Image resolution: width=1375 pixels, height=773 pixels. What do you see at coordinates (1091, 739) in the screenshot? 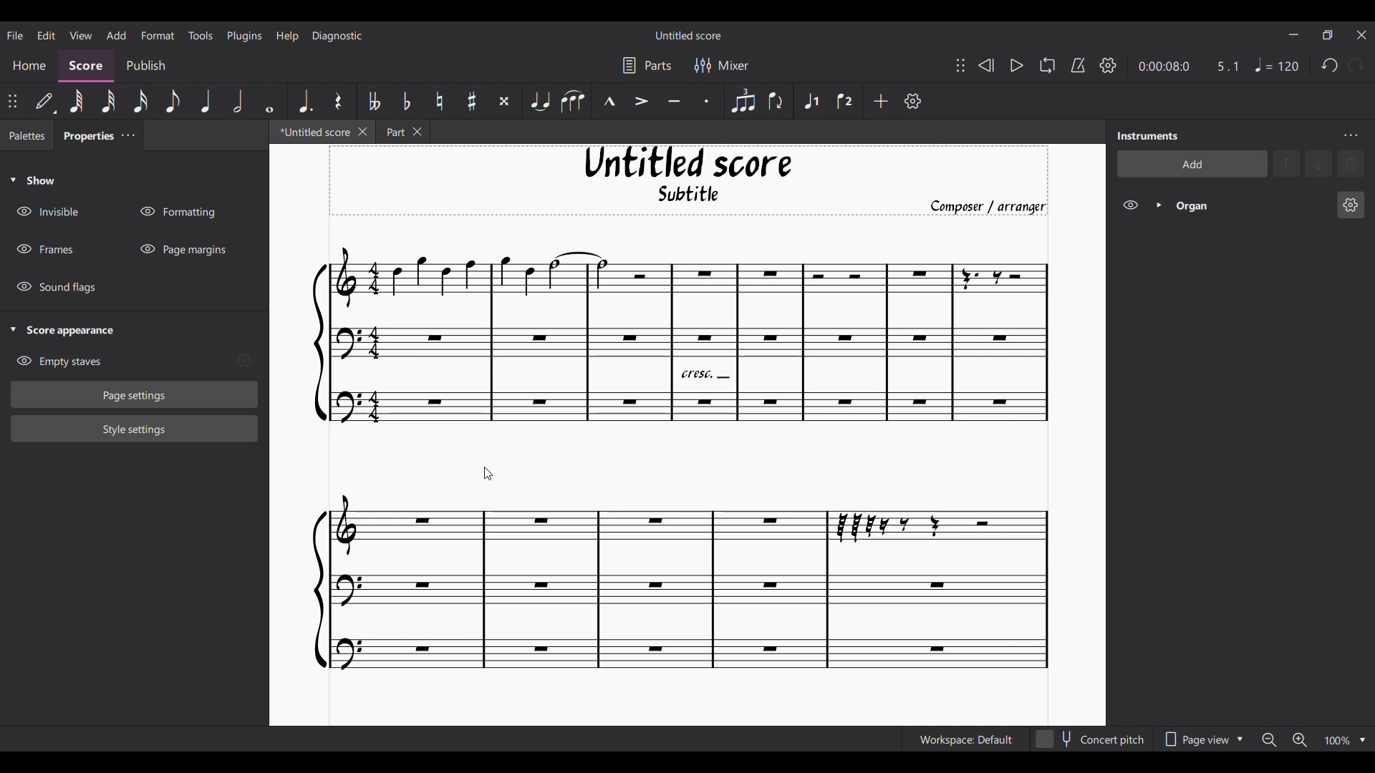
I see `Toggle for Concert pitch` at bounding box center [1091, 739].